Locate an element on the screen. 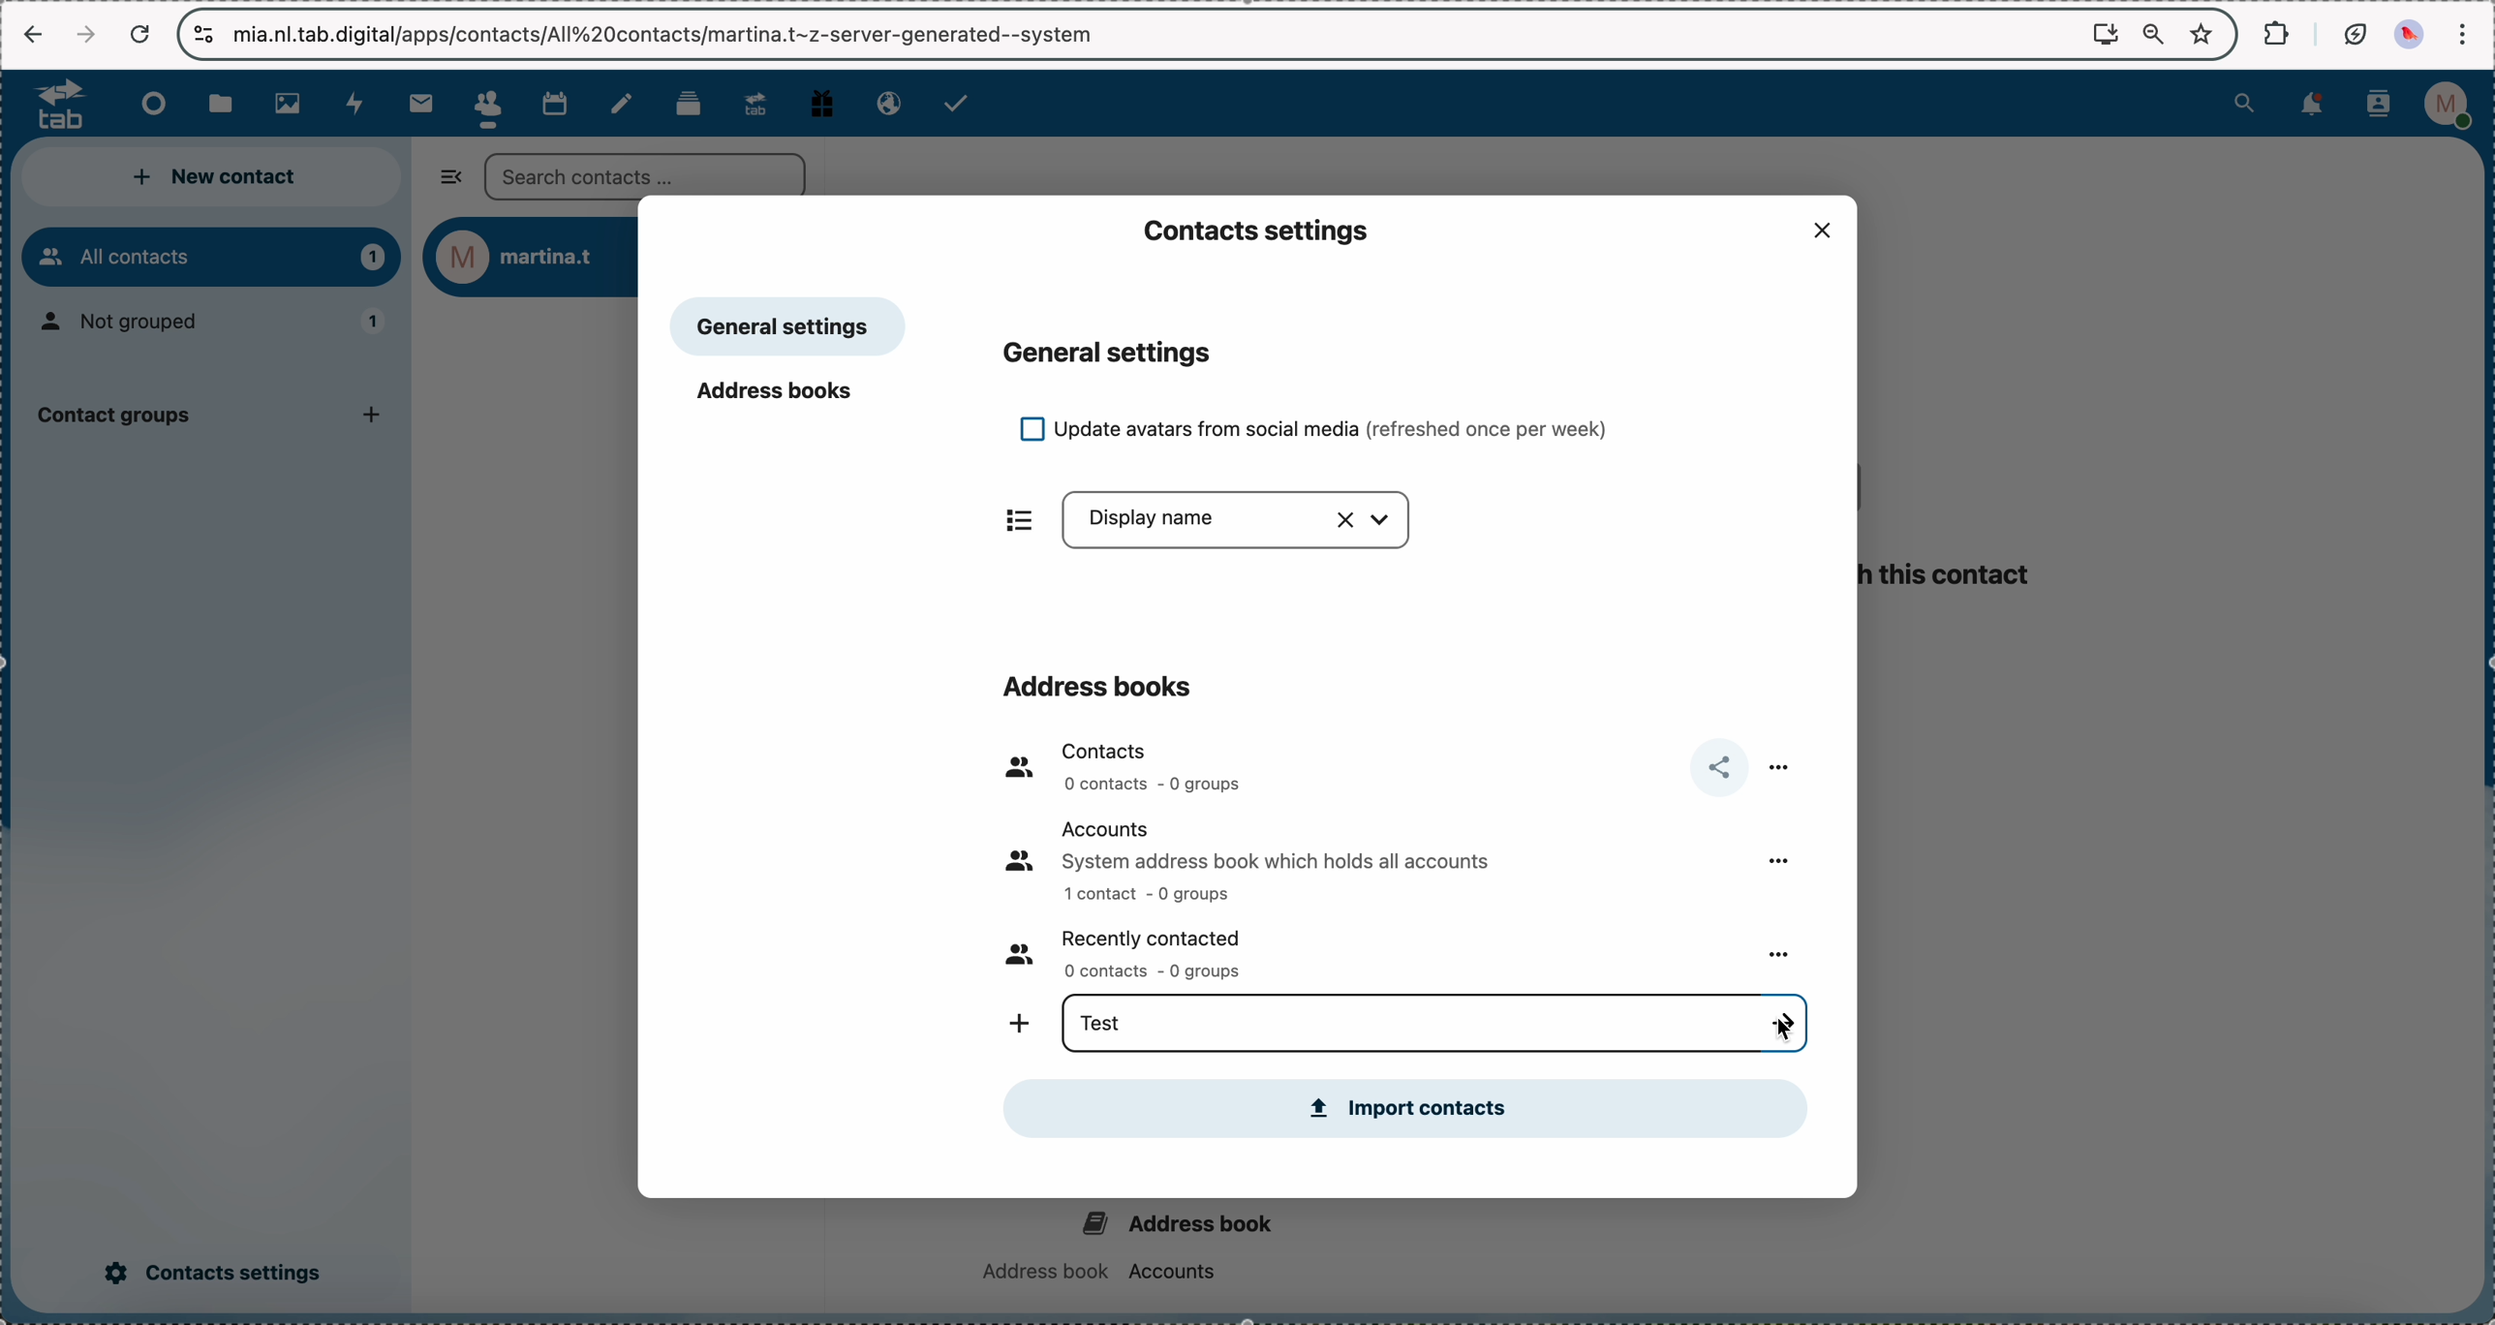  contacts is located at coordinates (2376, 106).